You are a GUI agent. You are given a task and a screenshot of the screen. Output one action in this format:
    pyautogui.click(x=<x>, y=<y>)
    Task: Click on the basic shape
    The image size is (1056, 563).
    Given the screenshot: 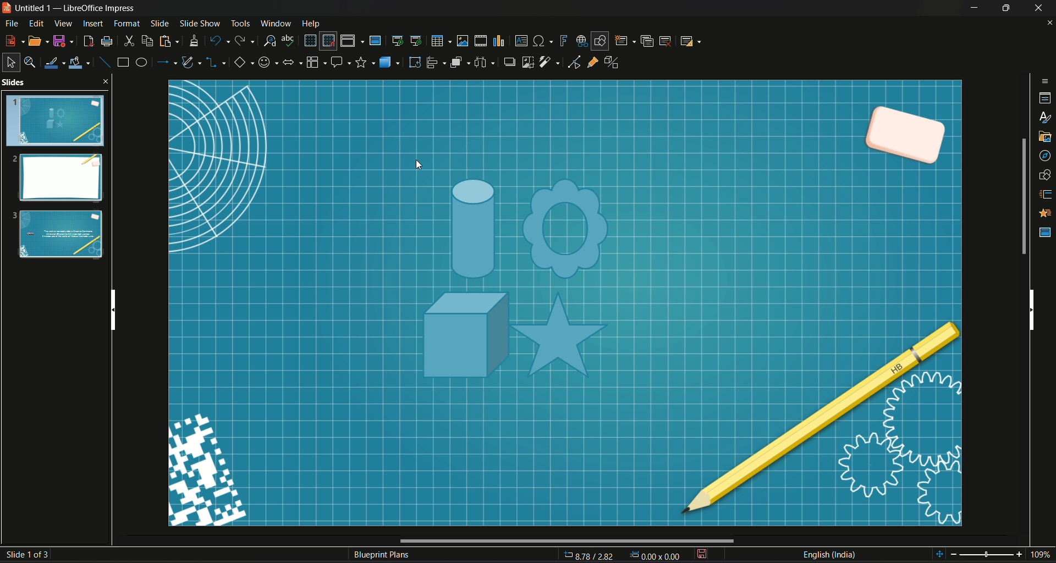 What is the action you would take?
    pyautogui.click(x=243, y=63)
    